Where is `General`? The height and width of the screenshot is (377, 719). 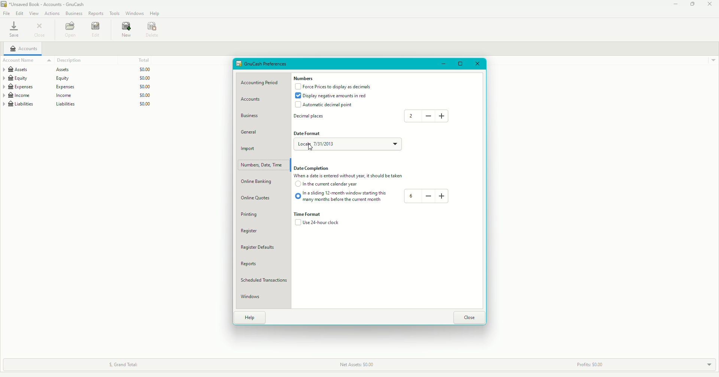 General is located at coordinates (252, 132).